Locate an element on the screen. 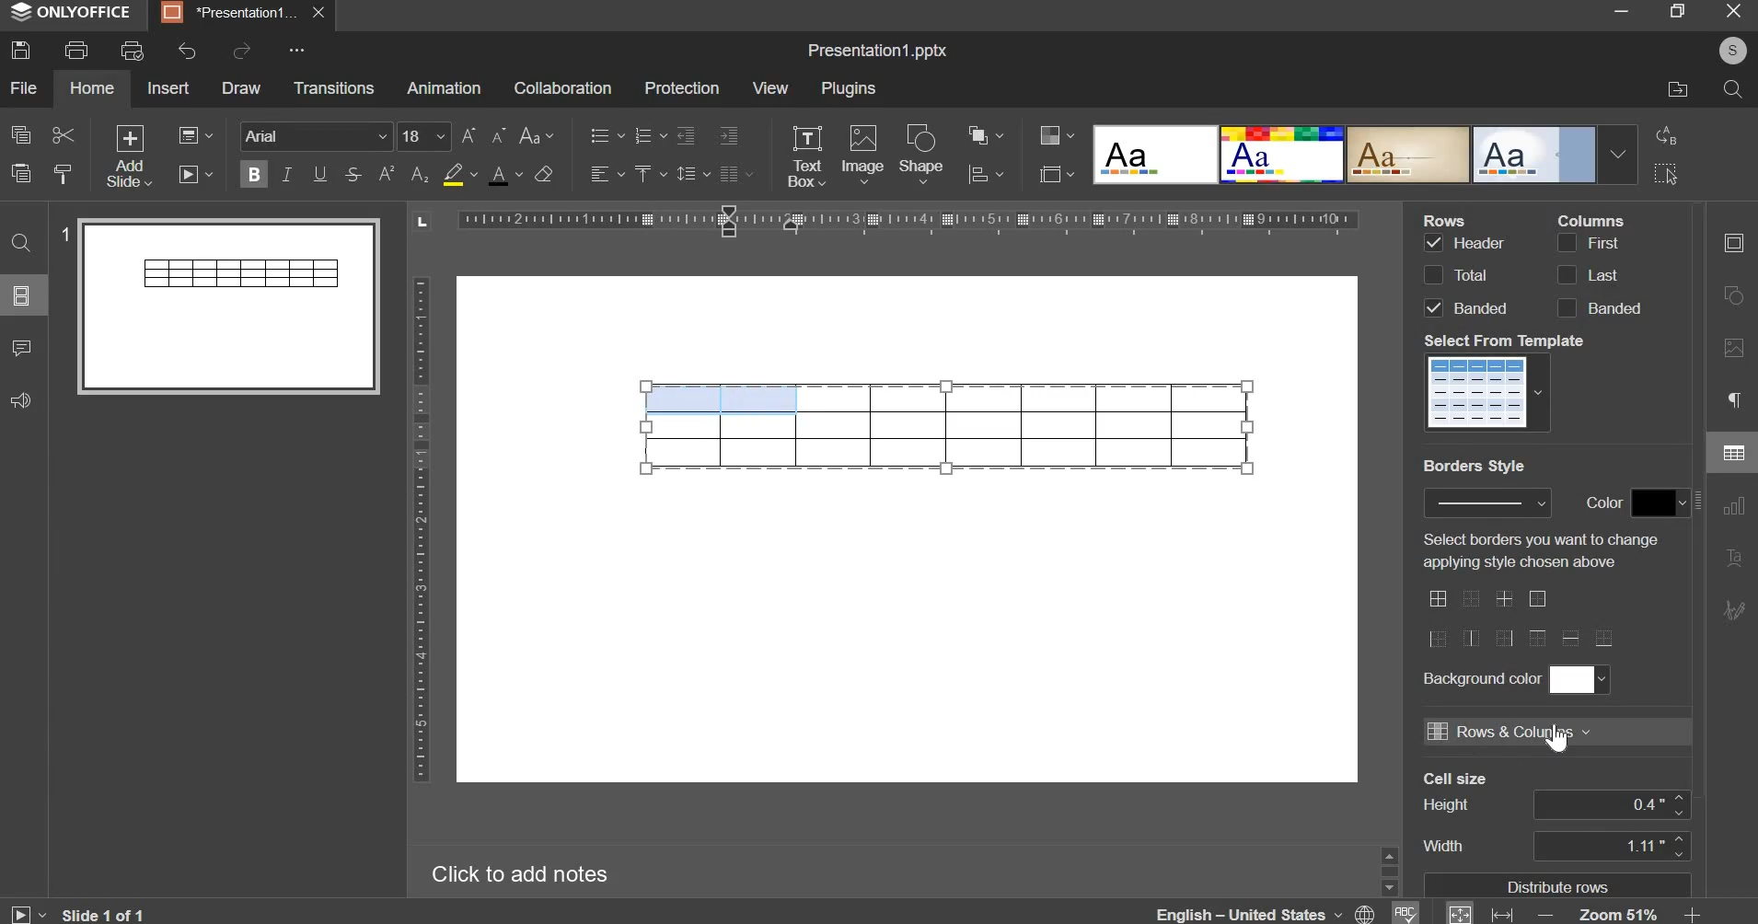 The width and height of the screenshot is (1758, 924). Presentation tab is located at coordinates (240, 13).